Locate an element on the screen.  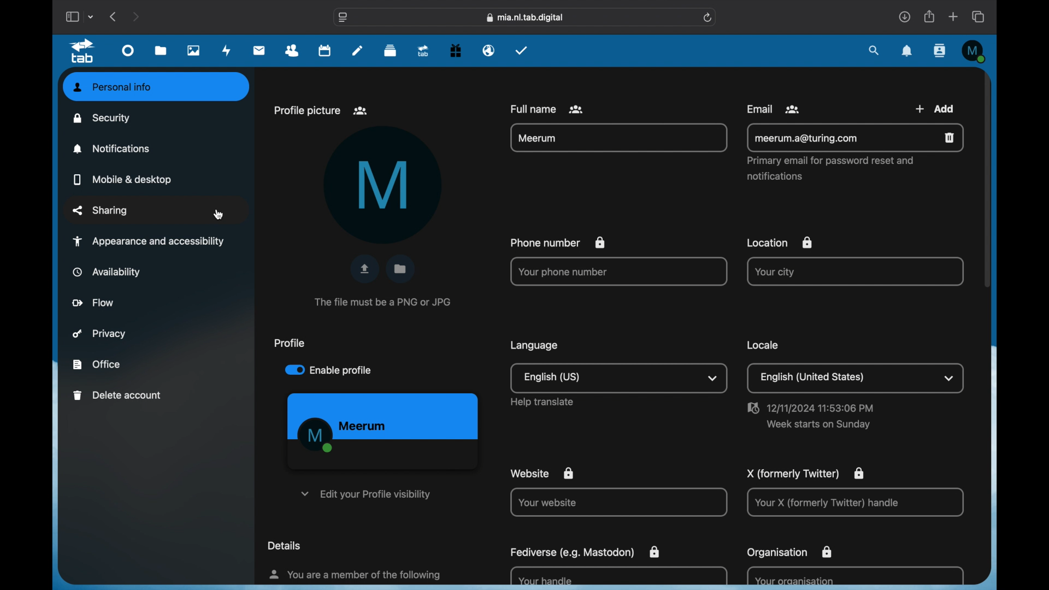
tasks is located at coordinates (522, 50).